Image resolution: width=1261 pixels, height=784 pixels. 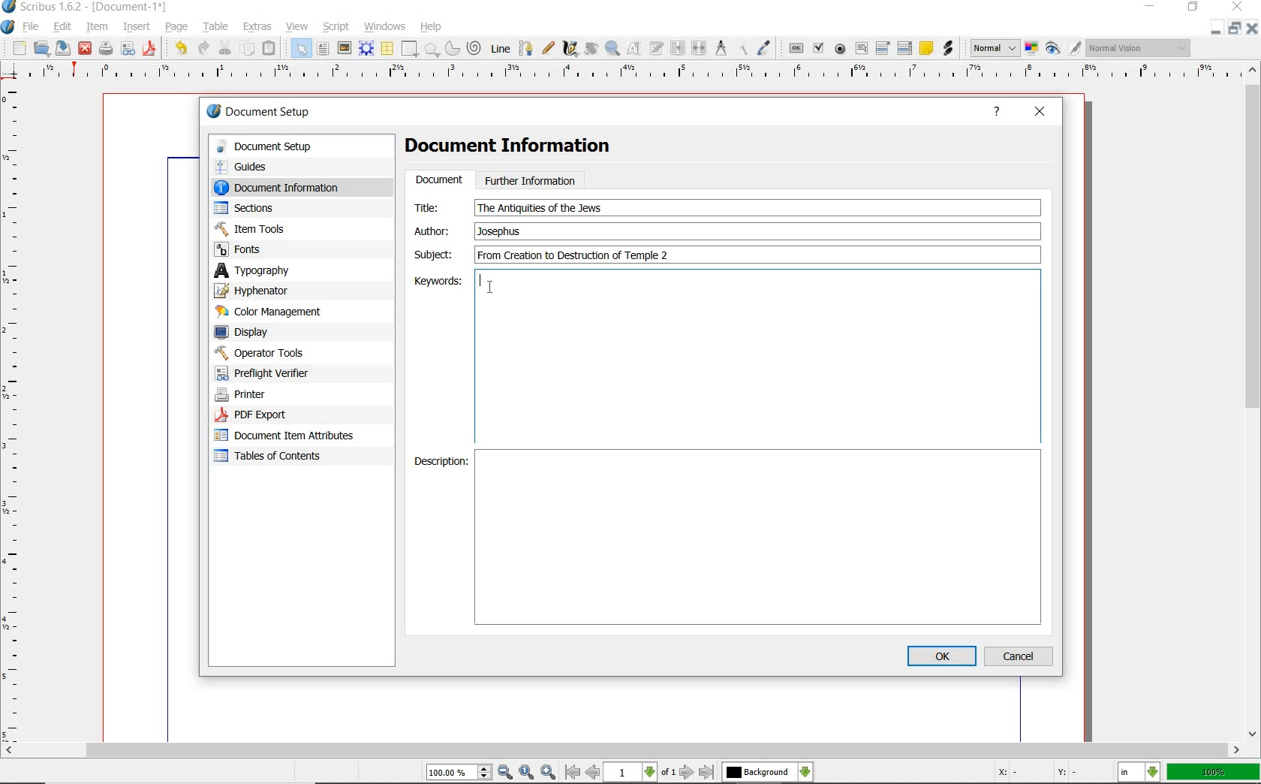 I want to click on hypenator, so click(x=263, y=291).